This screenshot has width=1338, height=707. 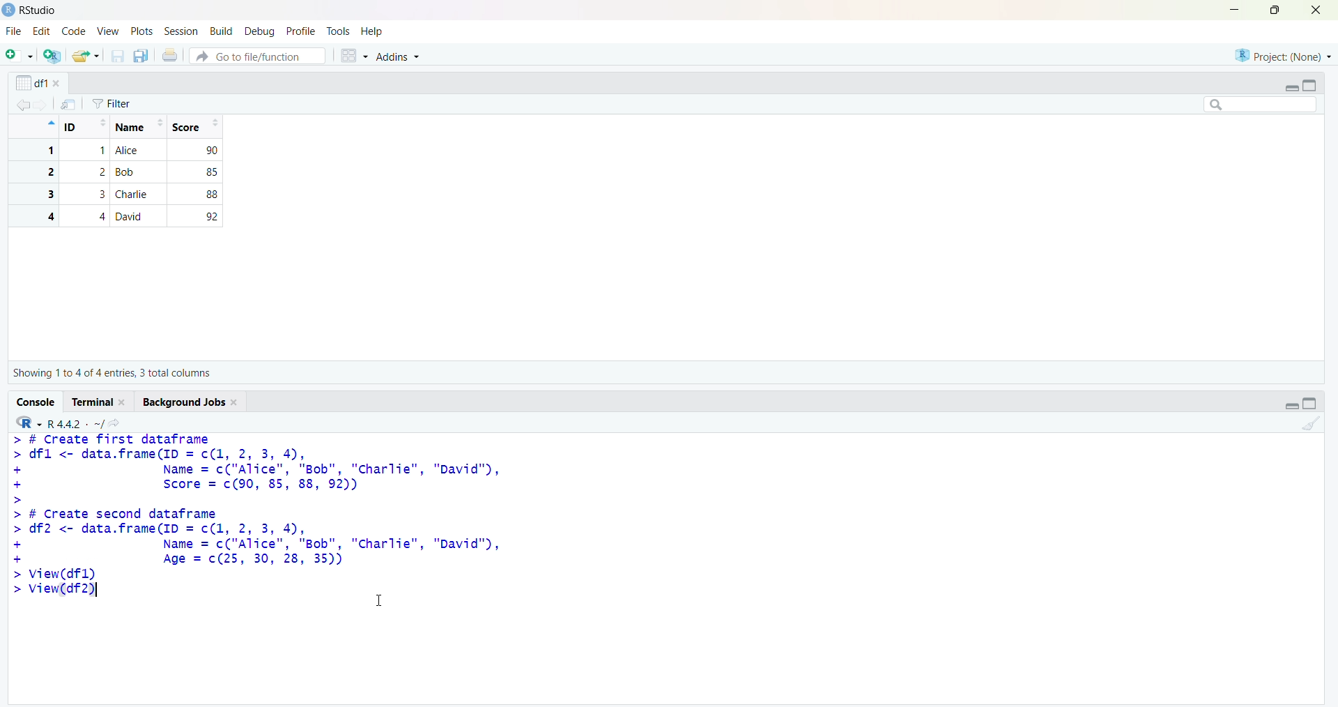 What do you see at coordinates (1283, 55) in the screenshot?
I see `project (none)` at bounding box center [1283, 55].